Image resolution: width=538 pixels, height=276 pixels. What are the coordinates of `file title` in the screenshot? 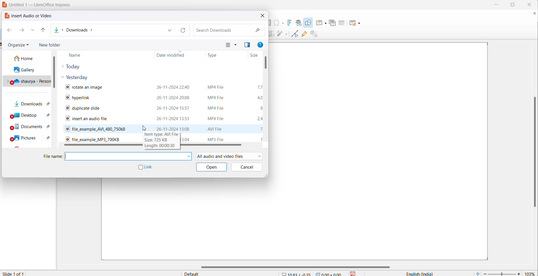 It's located at (42, 5).